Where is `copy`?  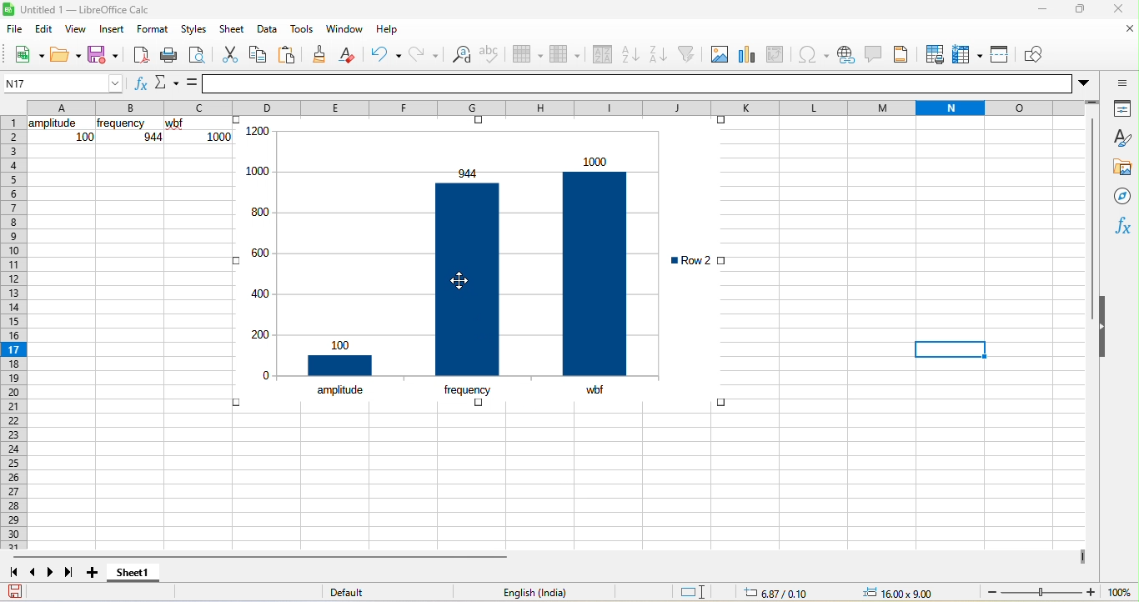
copy is located at coordinates (258, 58).